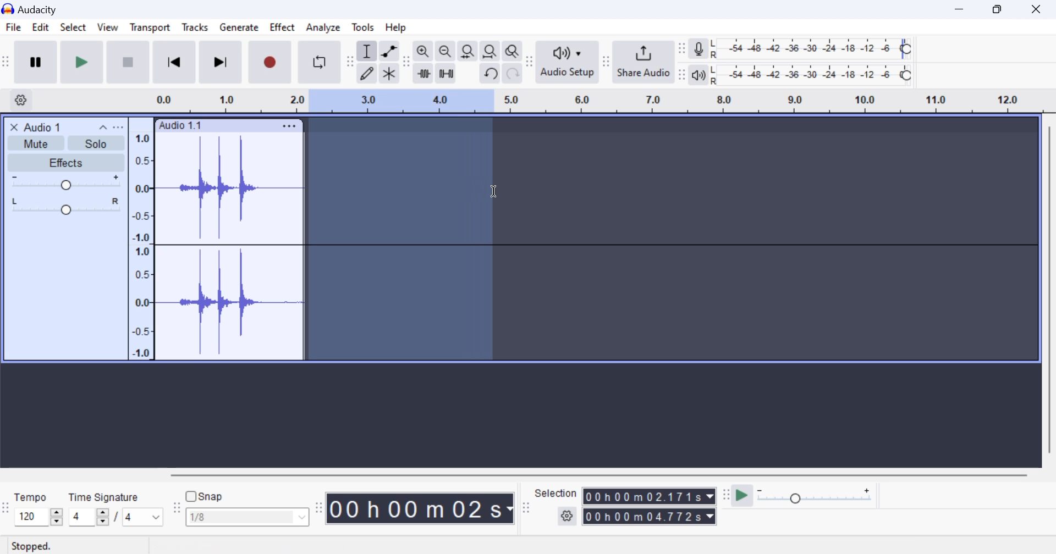 The image size is (1056, 554). What do you see at coordinates (35, 62) in the screenshot?
I see `Pause` at bounding box center [35, 62].